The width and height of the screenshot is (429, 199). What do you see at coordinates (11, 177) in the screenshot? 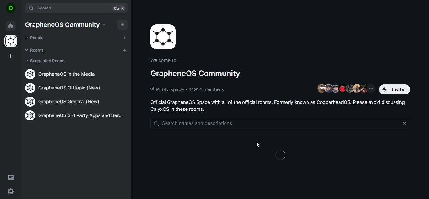
I see `threads` at bounding box center [11, 177].